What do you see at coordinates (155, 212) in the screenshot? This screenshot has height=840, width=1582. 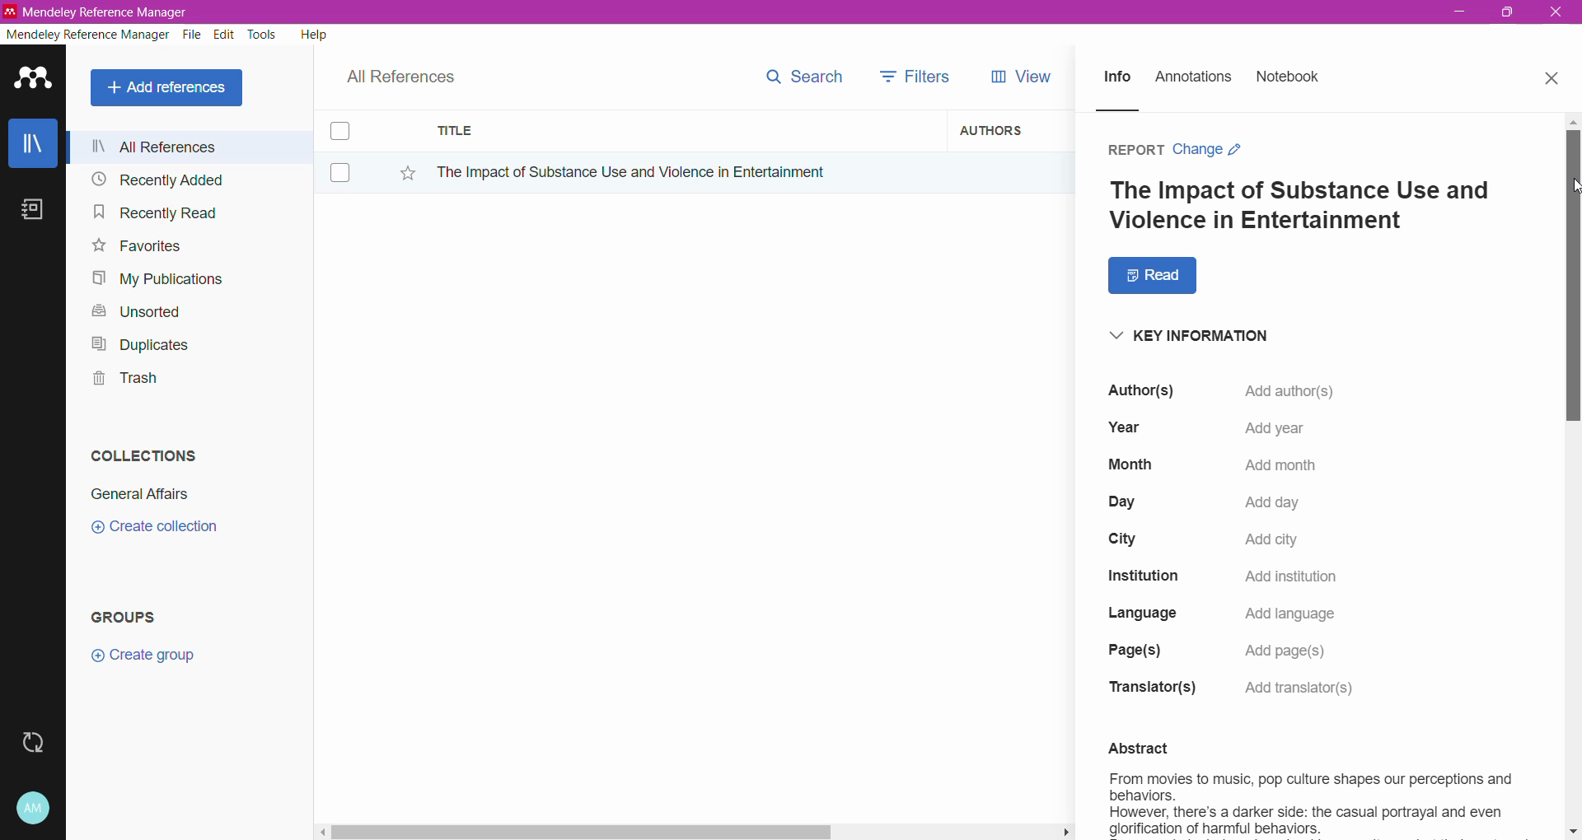 I see `Recently Read` at bounding box center [155, 212].